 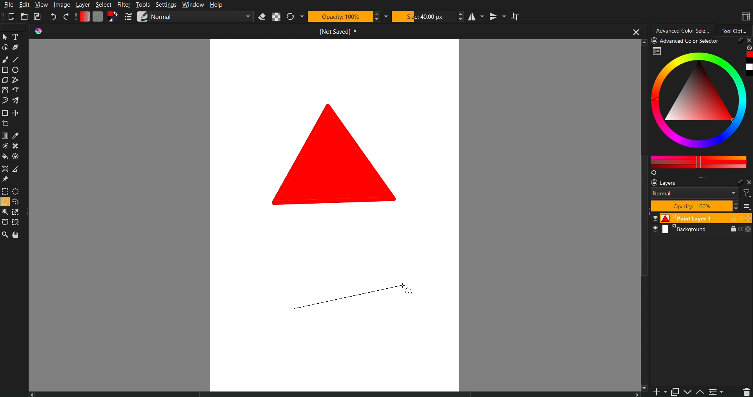 What do you see at coordinates (67, 16) in the screenshot?
I see `Redo` at bounding box center [67, 16].